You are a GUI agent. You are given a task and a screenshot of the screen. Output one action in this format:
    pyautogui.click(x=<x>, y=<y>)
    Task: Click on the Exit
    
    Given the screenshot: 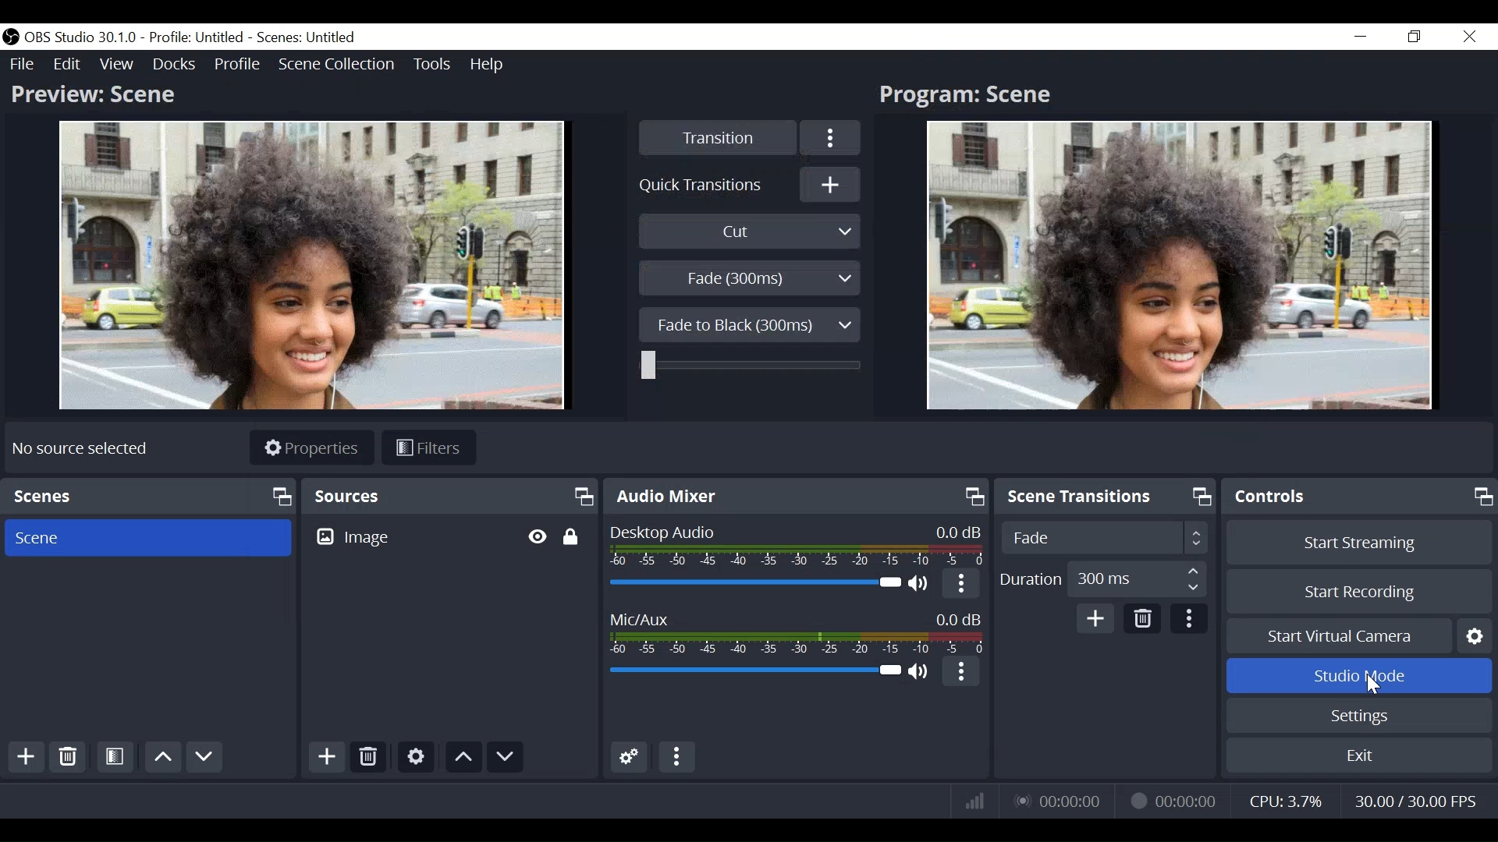 What is the action you would take?
    pyautogui.click(x=1357, y=758)
    